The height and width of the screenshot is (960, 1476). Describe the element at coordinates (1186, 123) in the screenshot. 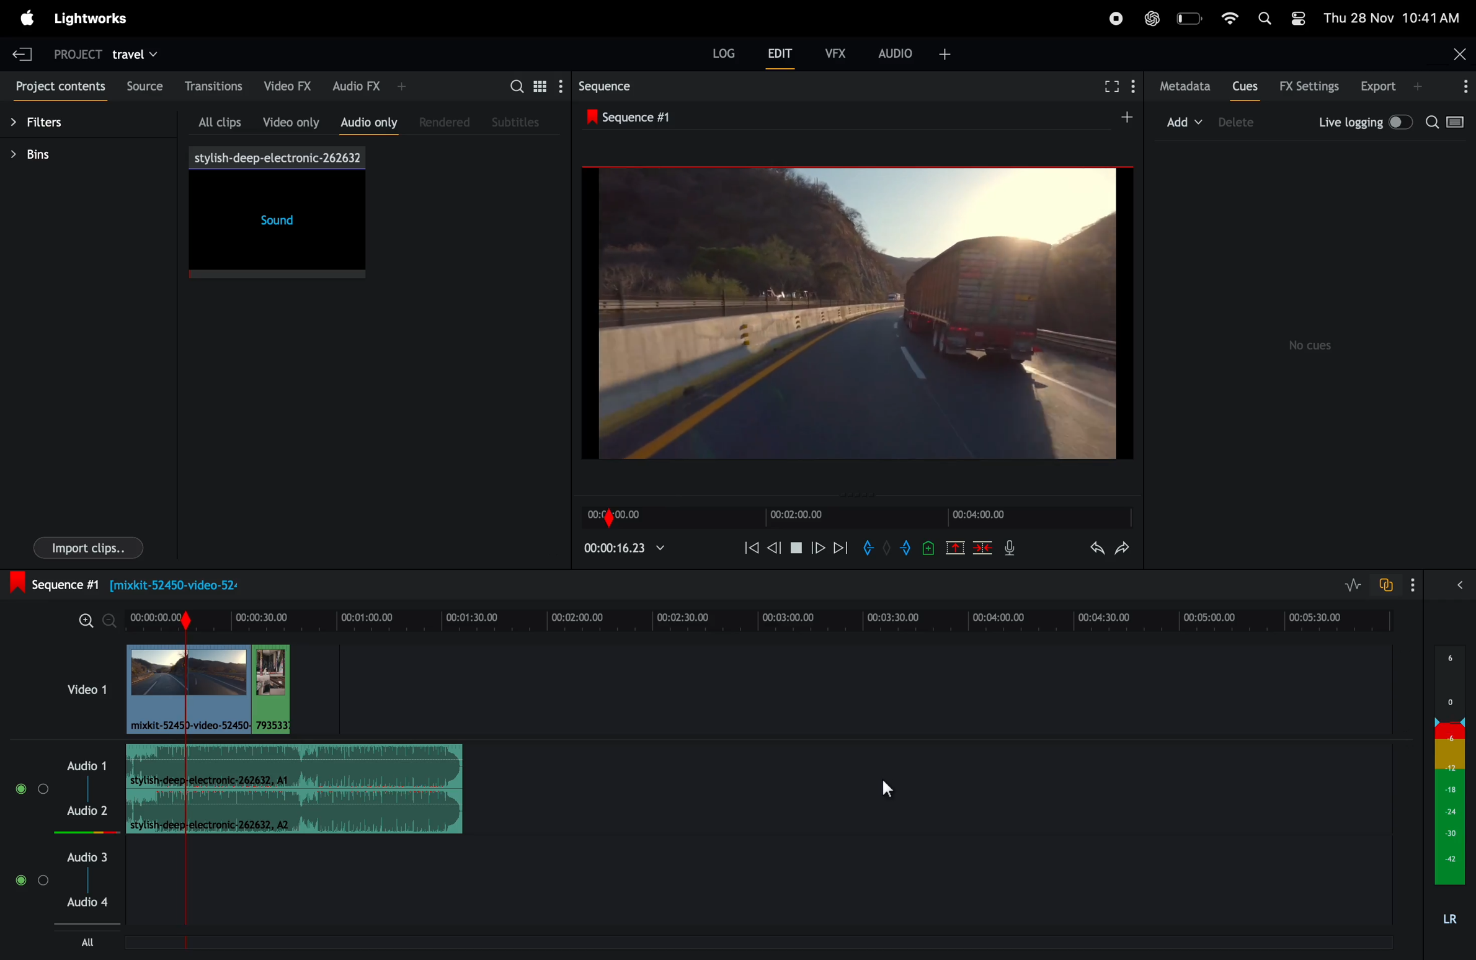

I see `add` at that location.